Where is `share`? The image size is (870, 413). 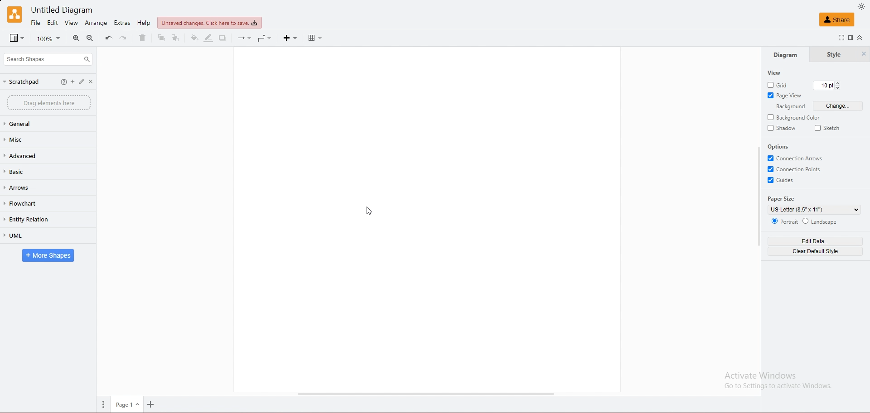 share is located at coordinates (836, 20).